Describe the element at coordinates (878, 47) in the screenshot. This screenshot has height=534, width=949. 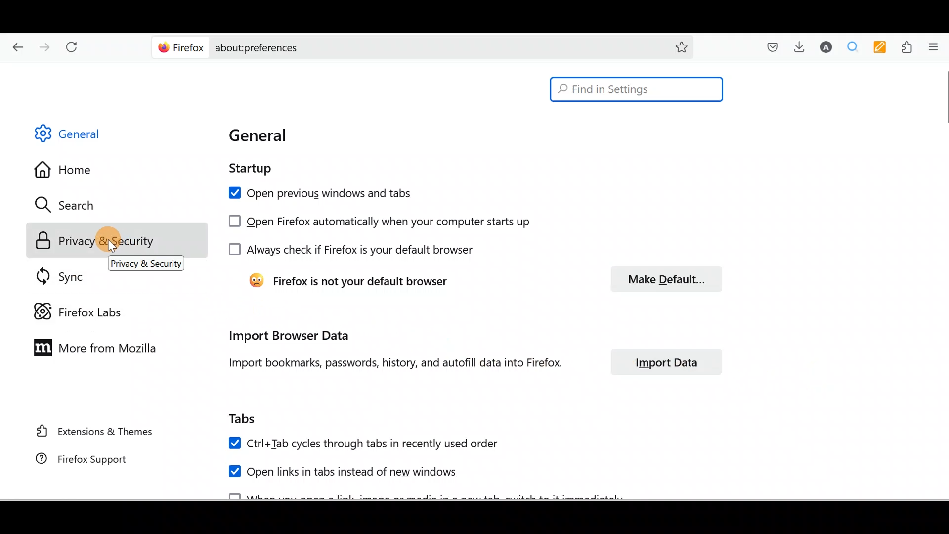
I see `Multi keywords highlighter` at that location.